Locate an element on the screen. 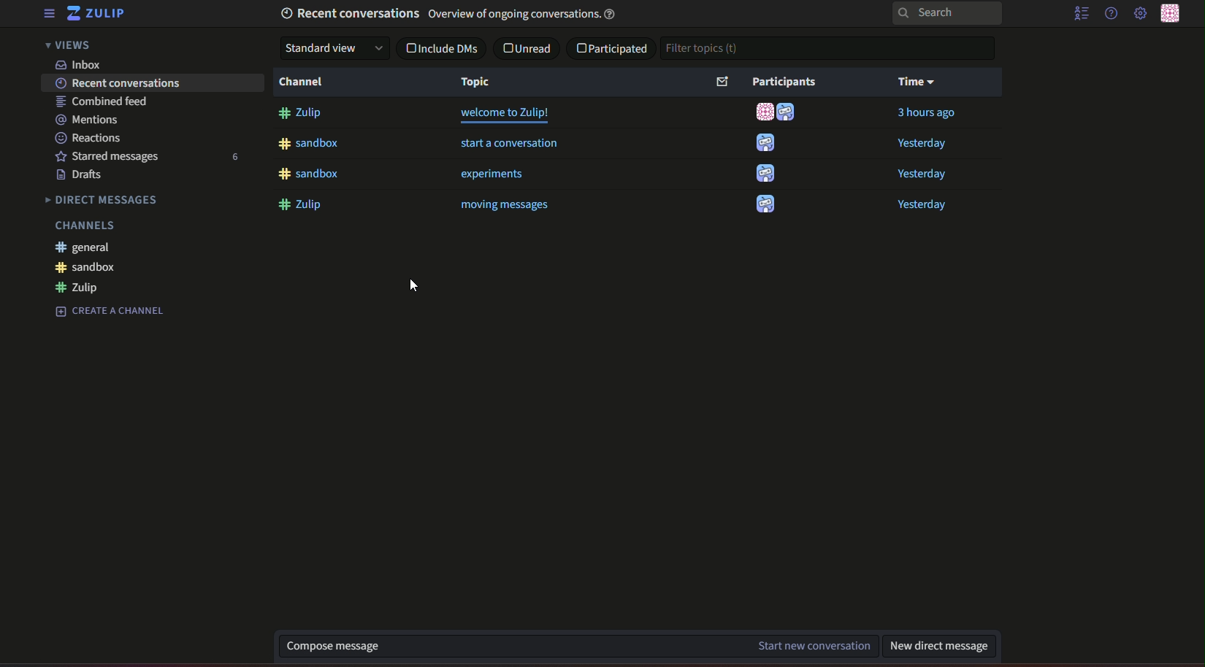 The image size is (1205, 667). Topic is located at coordinates (478, 83).